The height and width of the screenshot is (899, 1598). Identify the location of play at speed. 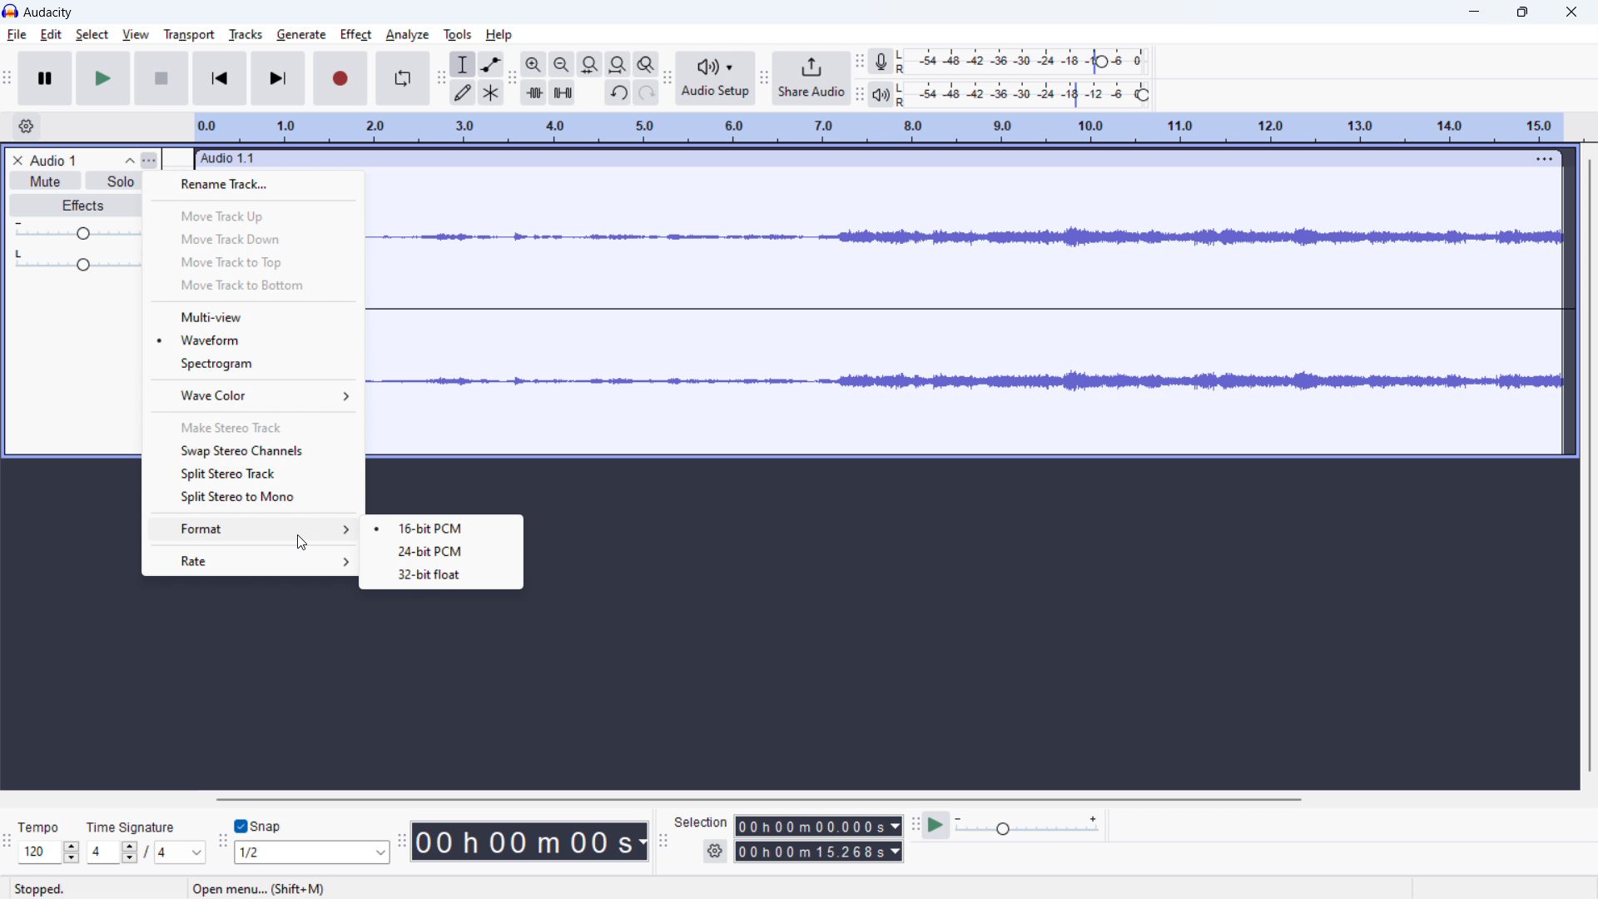
(936, 825).